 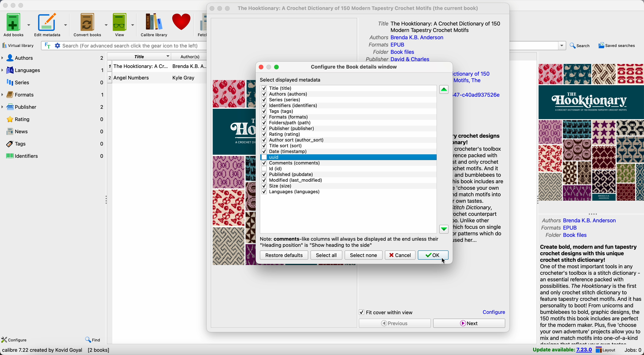 What do you see at coordinates (445, 229) in the screenshot?
I see `down` at bounding box center [445, 229].